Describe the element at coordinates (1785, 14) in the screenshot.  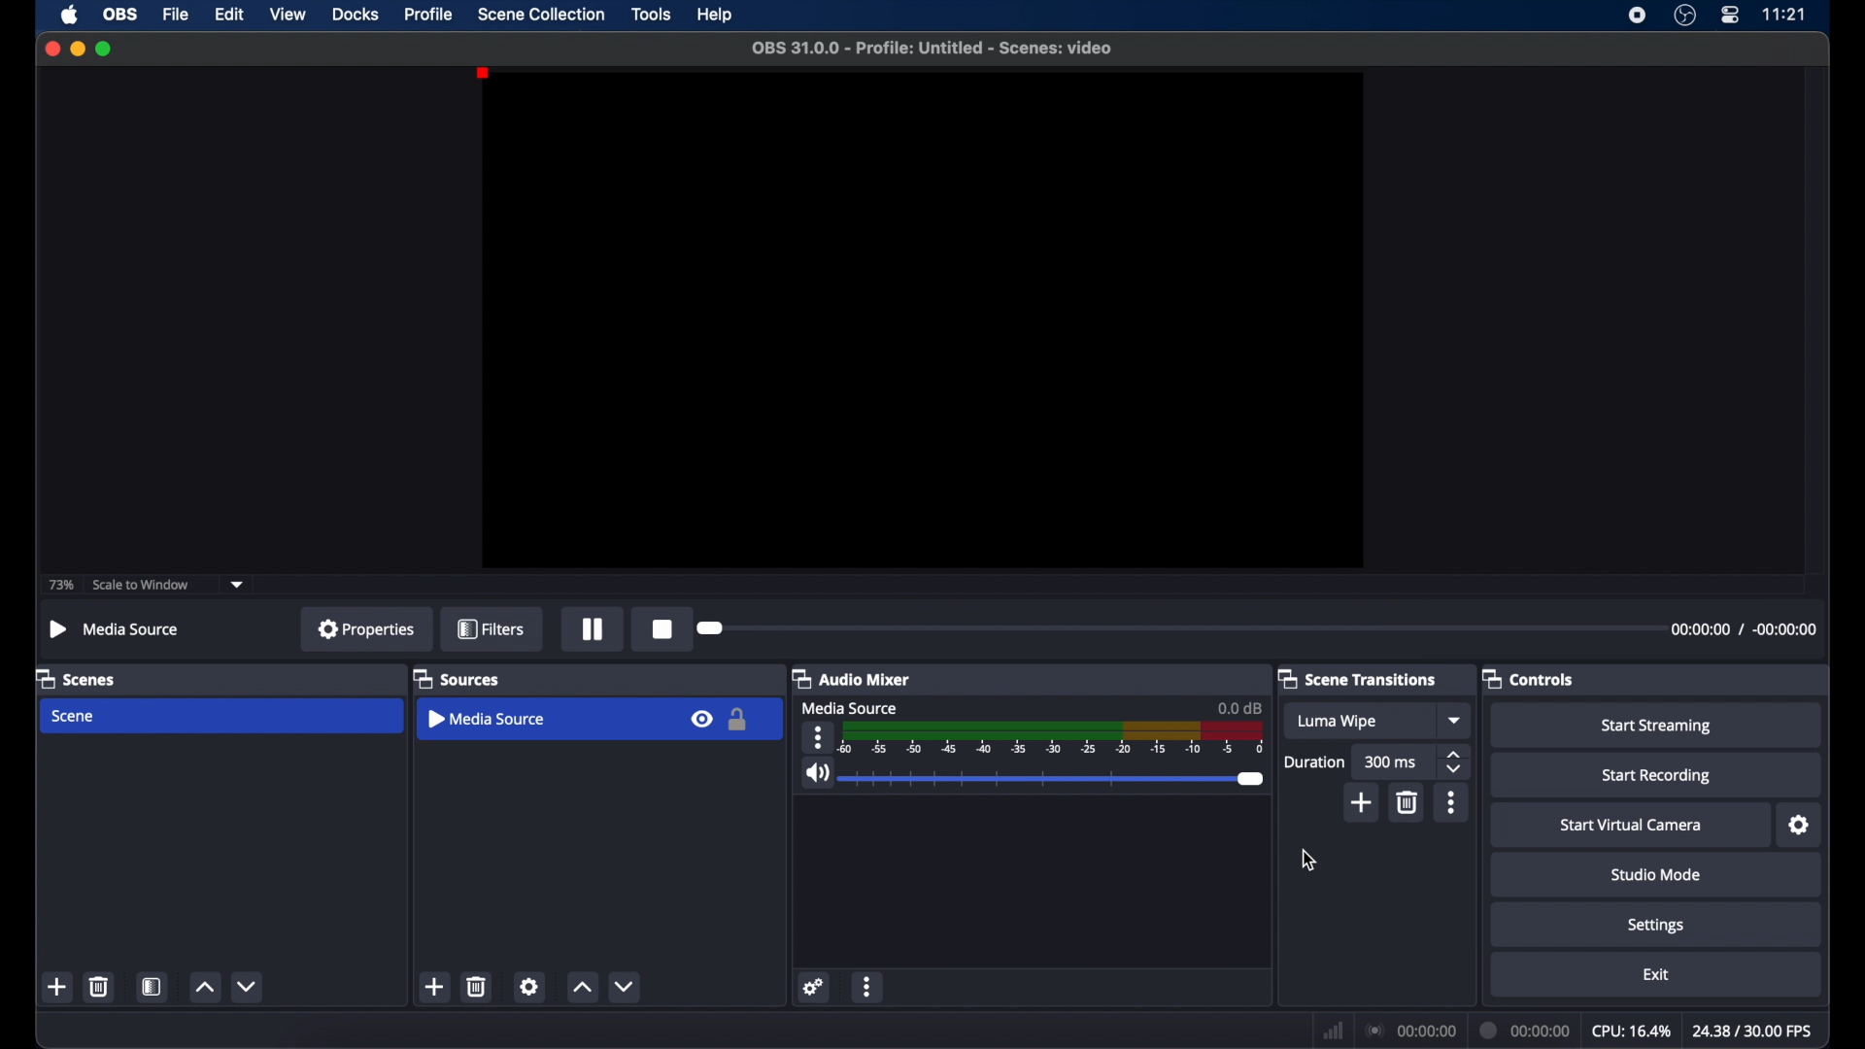
I see `time` at that location.